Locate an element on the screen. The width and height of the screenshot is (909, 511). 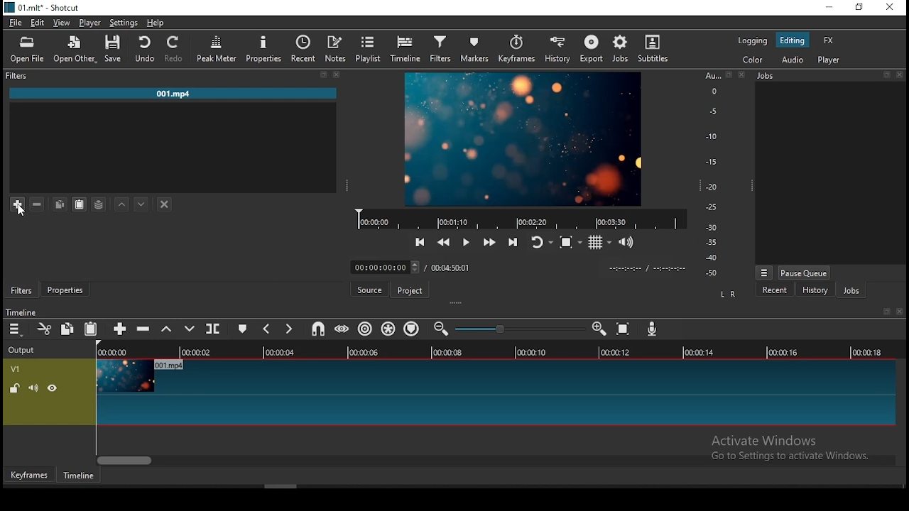
open file is located at coordinates (27, 50).